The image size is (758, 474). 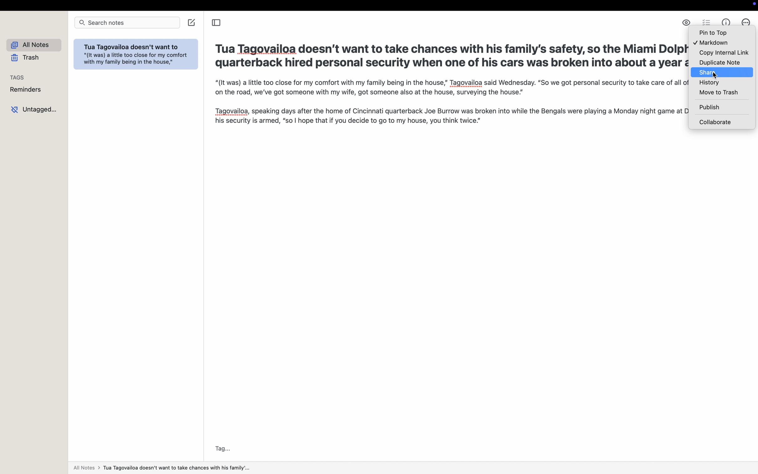 What do you see at coordinates (711, 107) in the screenshot?
I see `publish` at bounding box center [711, 107].